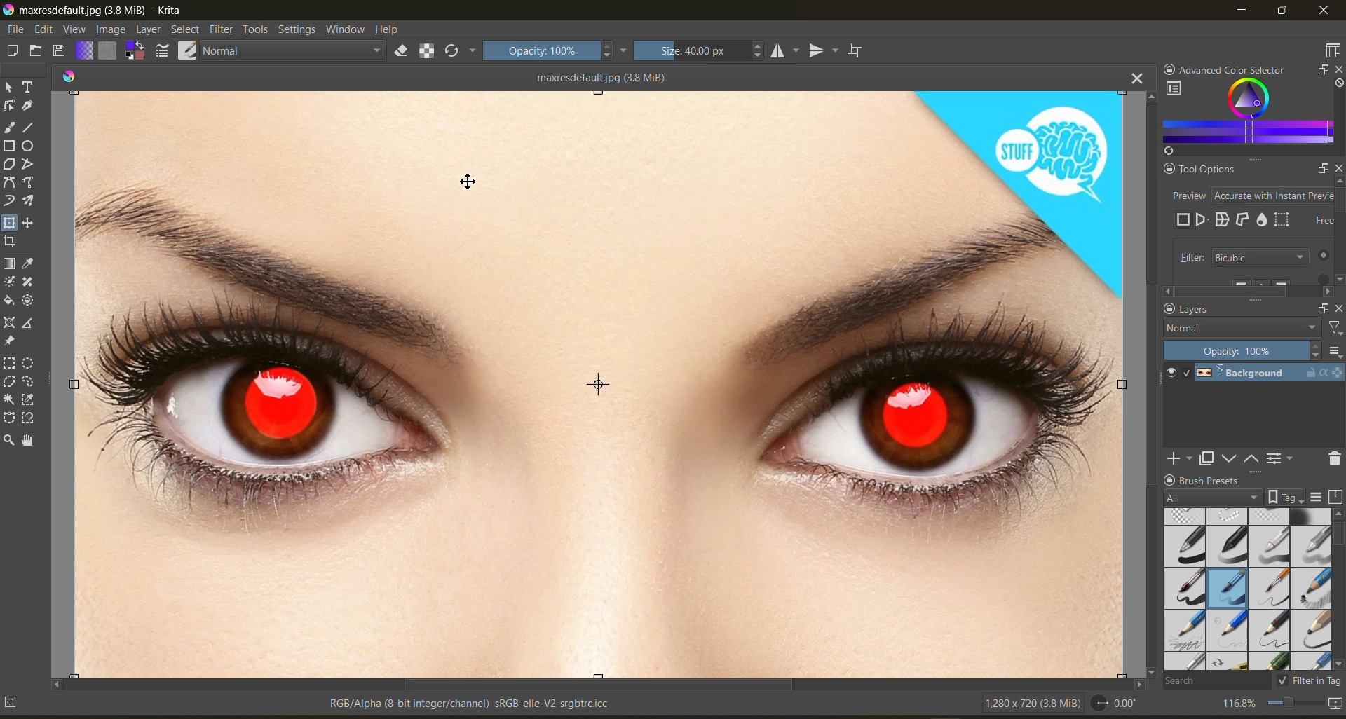 The image size is (1346, 719). What do you see at coordinates (76, 31) in the screenshot?
I see `view` at bounding box center [76, 31].